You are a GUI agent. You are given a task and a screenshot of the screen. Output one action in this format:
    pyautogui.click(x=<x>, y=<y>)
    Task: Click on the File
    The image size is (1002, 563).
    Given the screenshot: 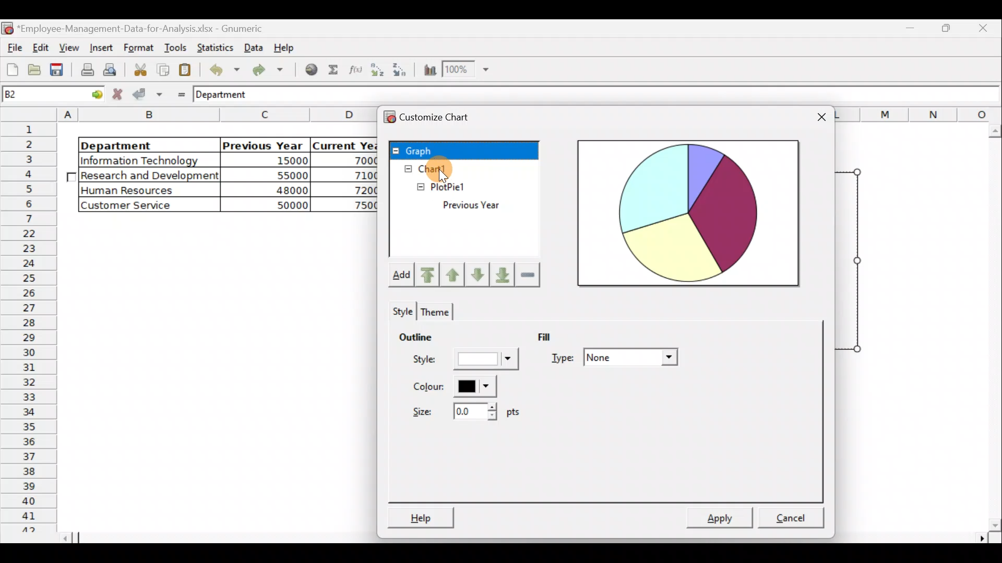 What is the action you would take?
    pyautogui.click(x=13, y=45)
    